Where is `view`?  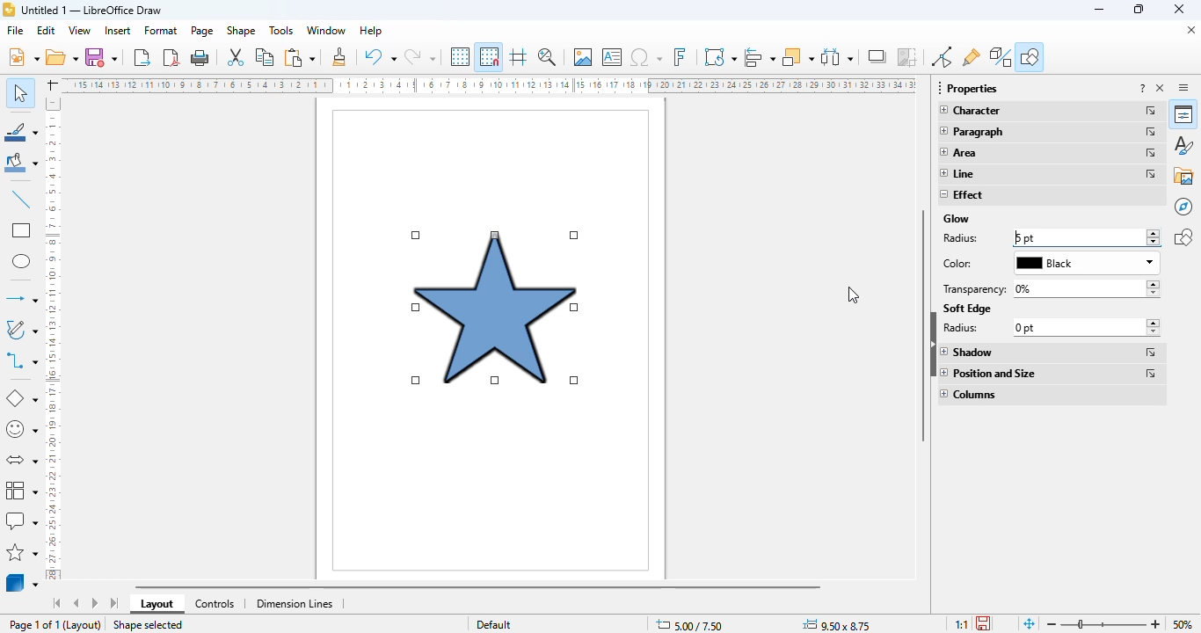
view is located at coordinates (79, 31).